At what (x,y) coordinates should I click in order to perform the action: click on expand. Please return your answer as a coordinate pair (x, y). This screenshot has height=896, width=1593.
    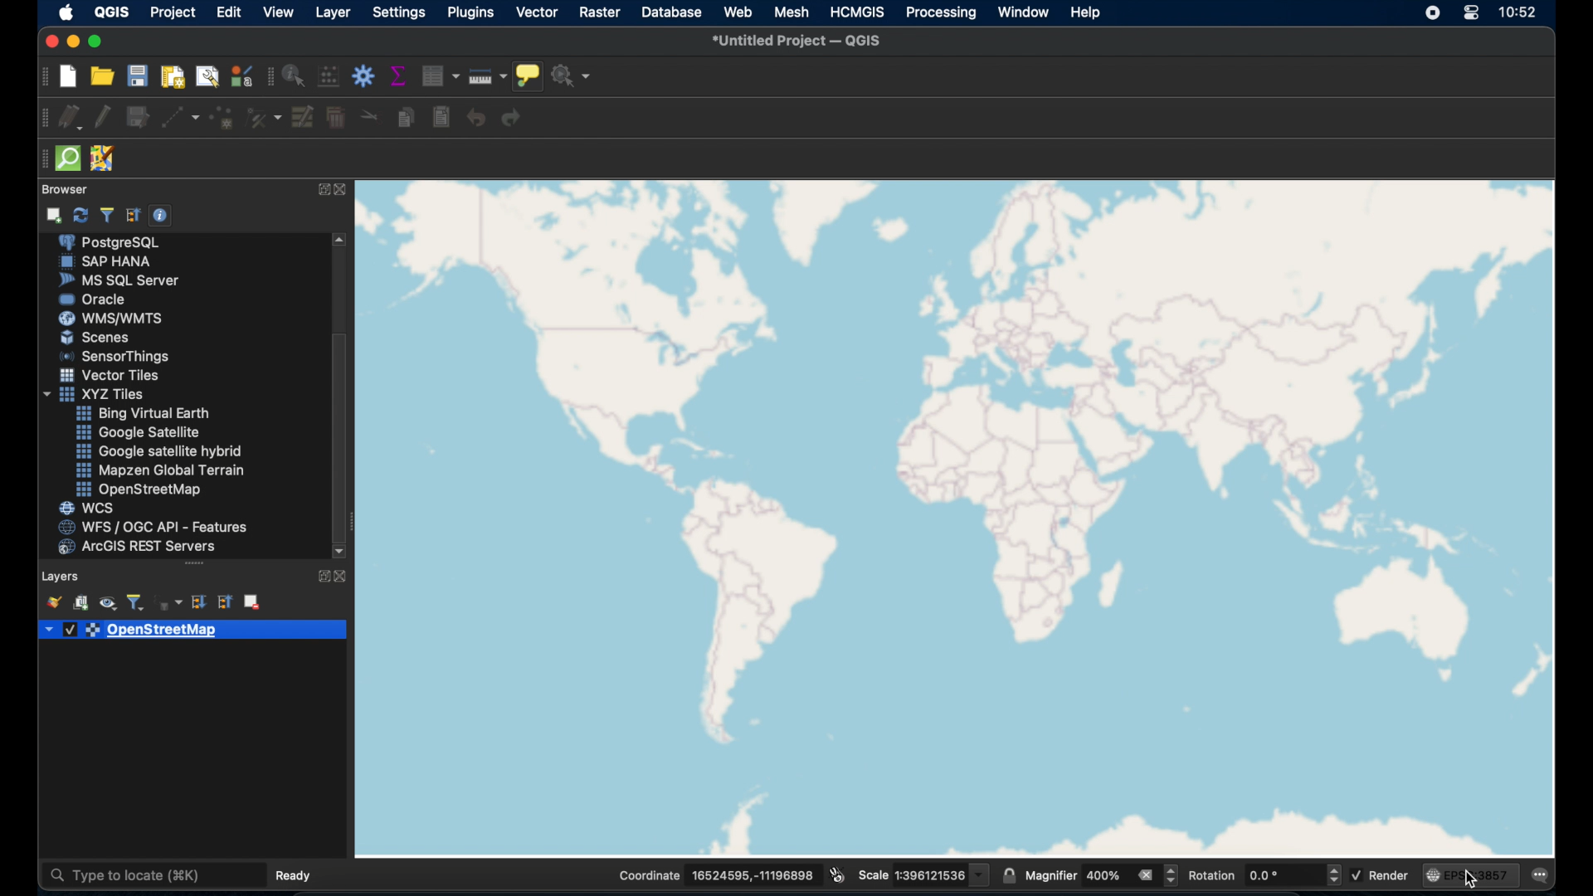
    Looking at the image, I should click on (320, 189).